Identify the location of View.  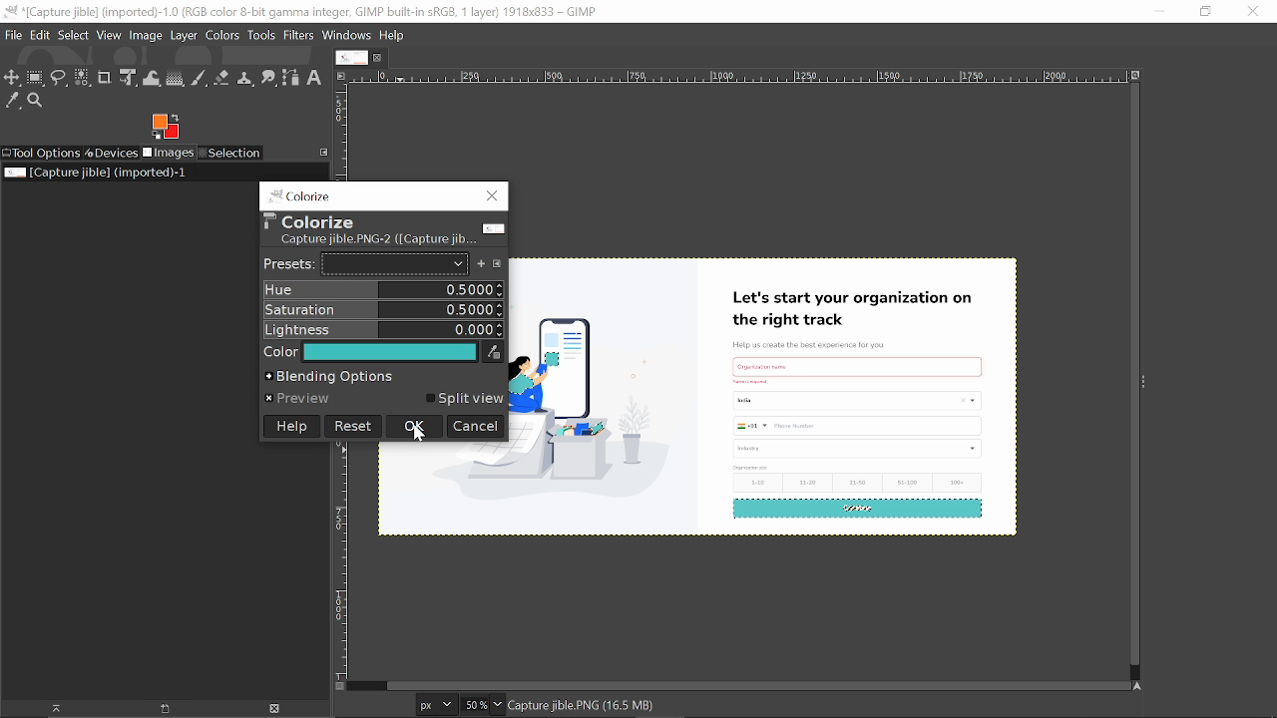
(110, 35).